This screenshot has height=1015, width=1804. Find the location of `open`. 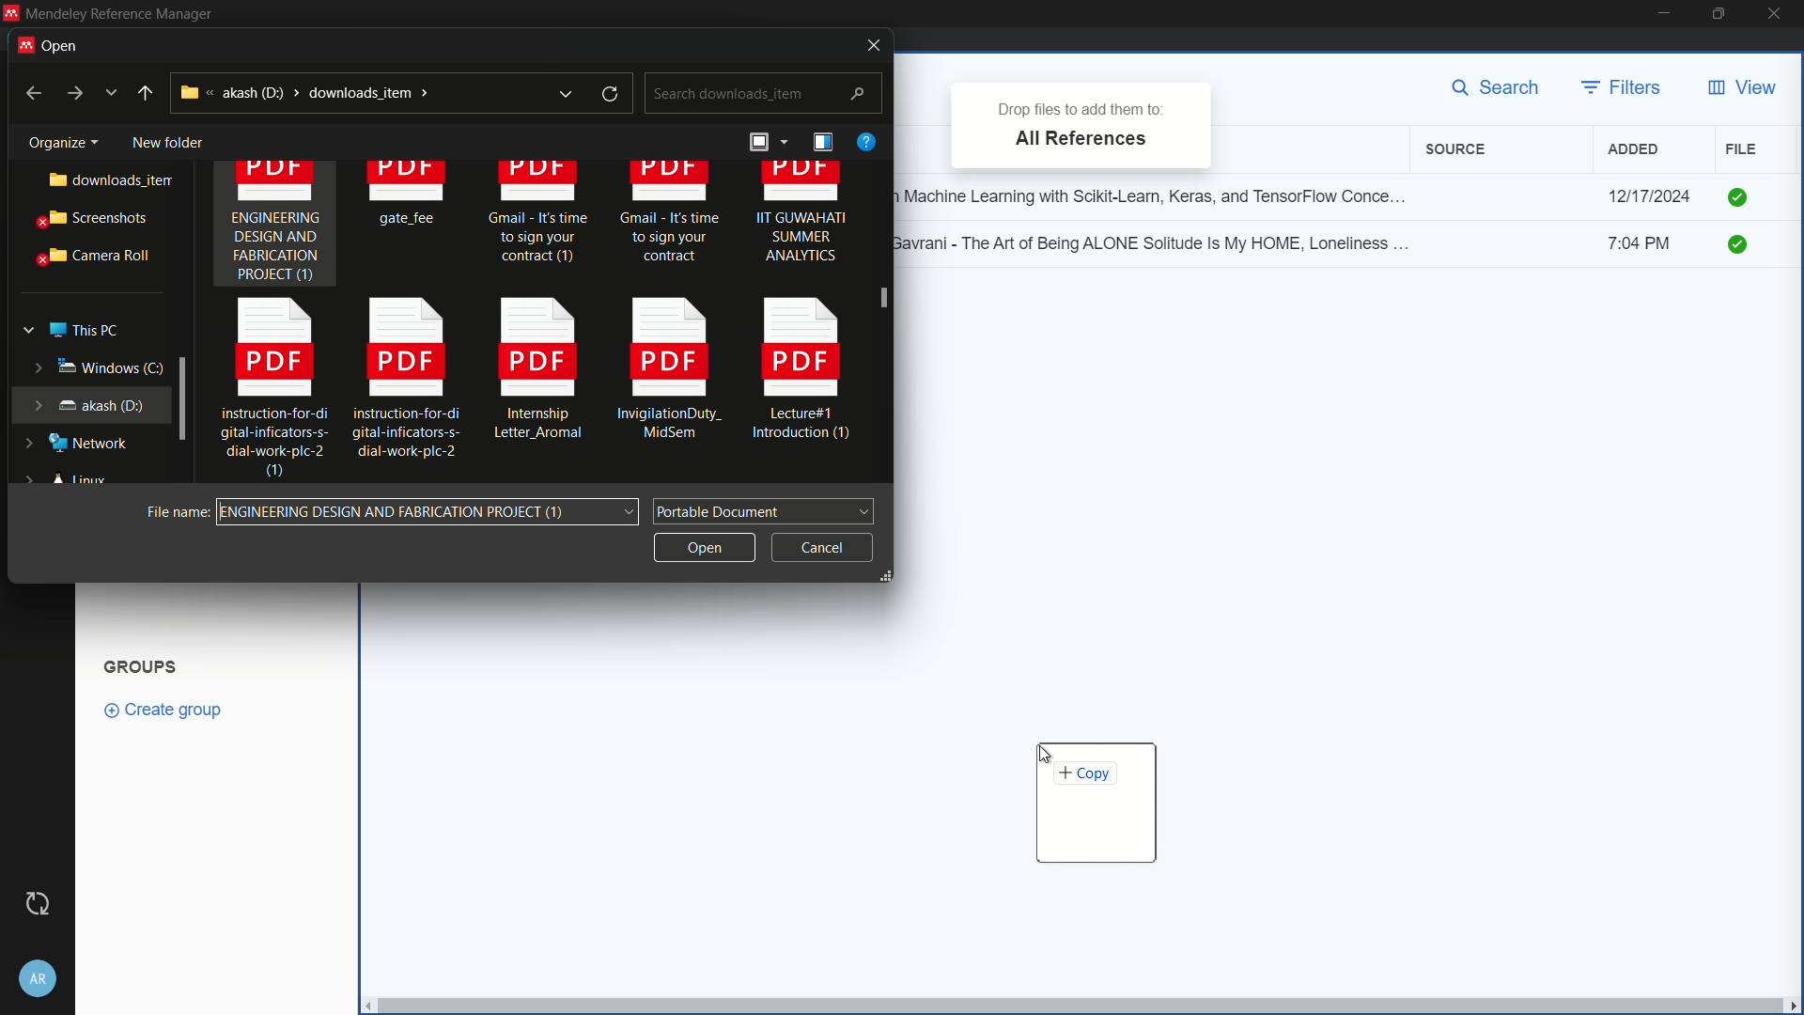

open is located at coordinates (57, 43).